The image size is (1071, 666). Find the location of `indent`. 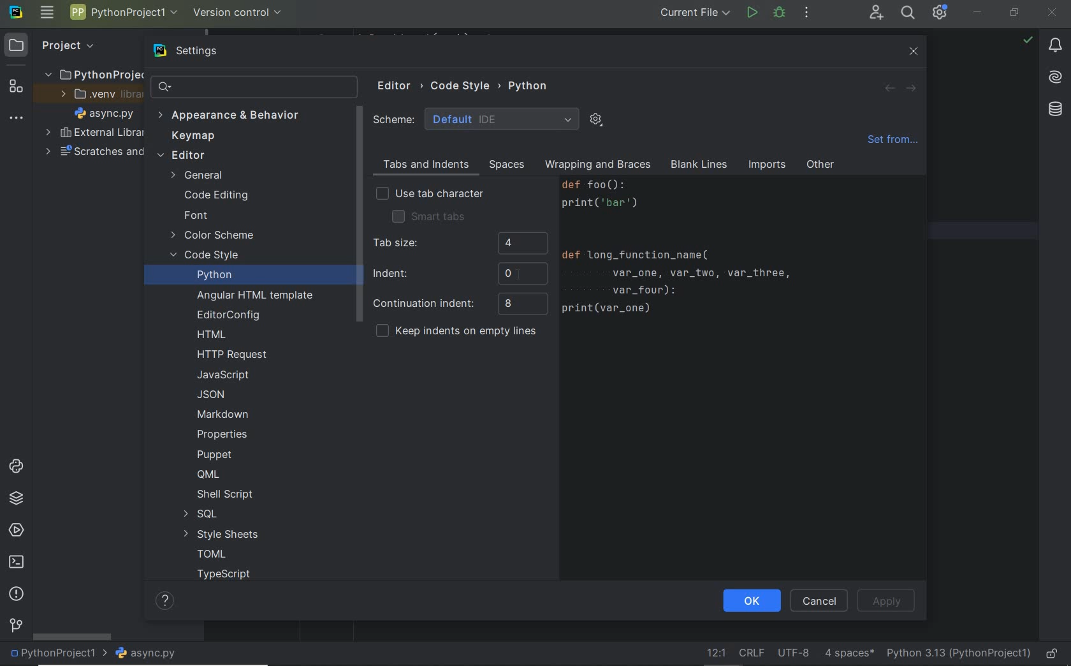

indent is located at coordinates (460, 273).